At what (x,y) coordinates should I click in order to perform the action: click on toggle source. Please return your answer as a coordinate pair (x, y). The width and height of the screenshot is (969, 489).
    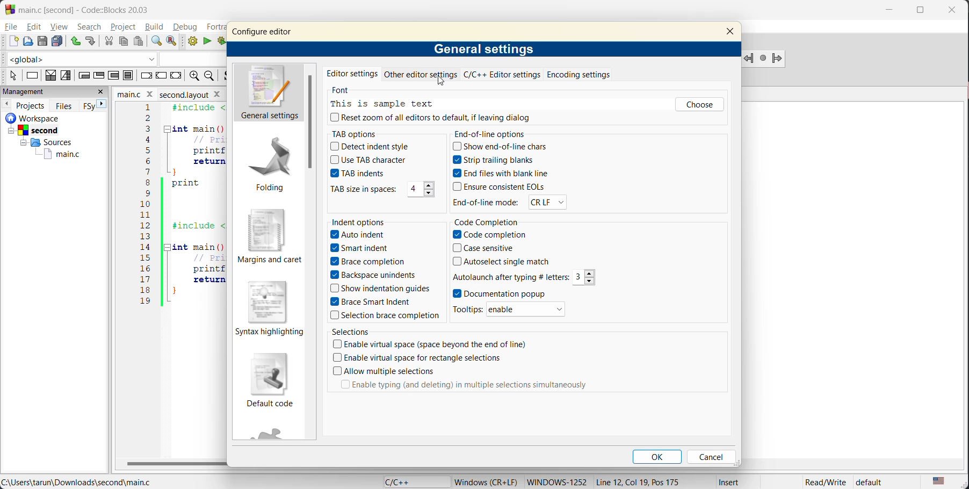
    Looking at the image, I should click on (227, 76).